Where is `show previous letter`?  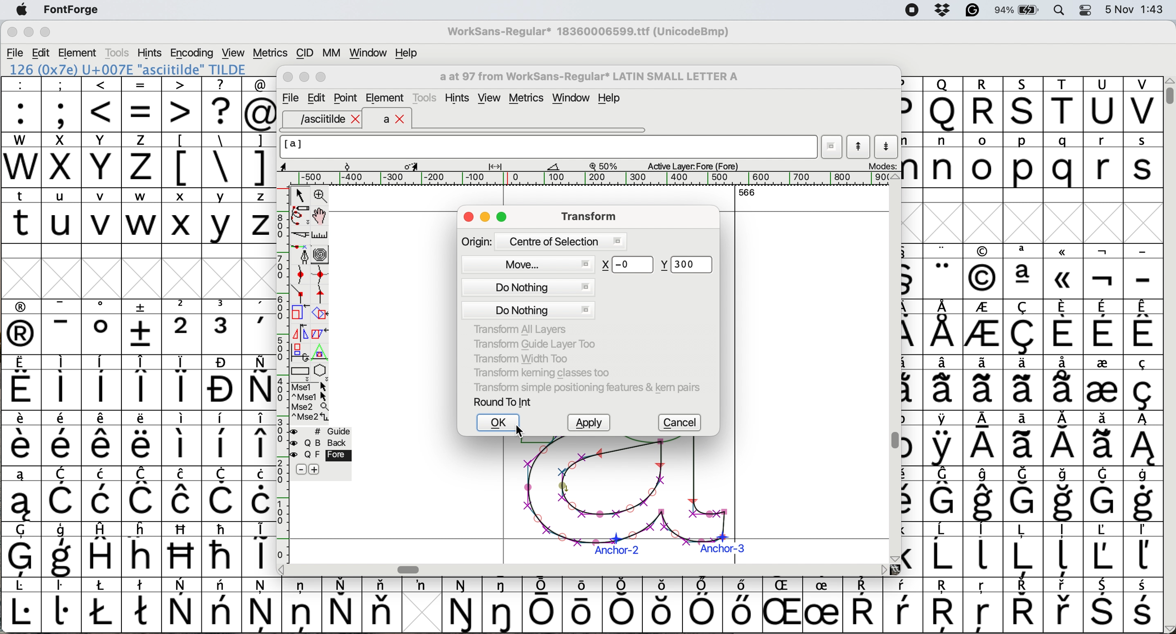 show previous letter is located at coordinates (859, 147).